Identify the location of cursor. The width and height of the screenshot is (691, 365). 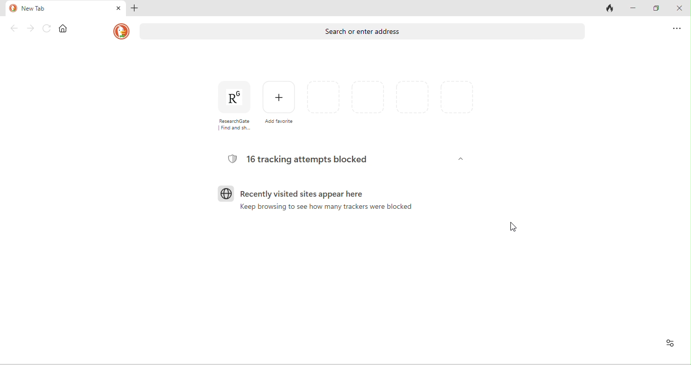
(514, 227).